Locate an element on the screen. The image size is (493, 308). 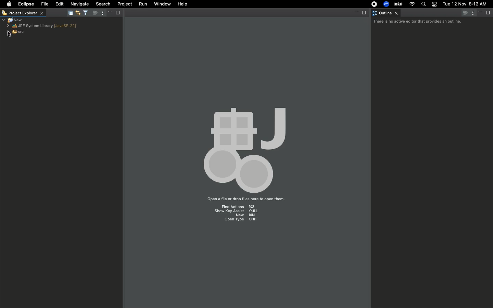
New is located at coordinates (11, 20).